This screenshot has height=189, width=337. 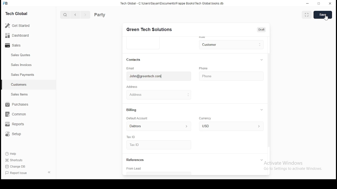 What do you see at coordinates (21, 55) in the screenshot?
I see `sales quotes` at bounding box center [21, 55].